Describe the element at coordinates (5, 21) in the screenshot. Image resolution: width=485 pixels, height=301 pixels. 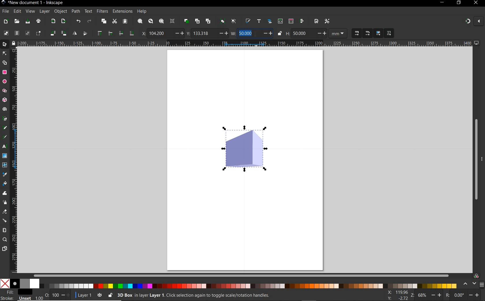
I see `new` at that location.